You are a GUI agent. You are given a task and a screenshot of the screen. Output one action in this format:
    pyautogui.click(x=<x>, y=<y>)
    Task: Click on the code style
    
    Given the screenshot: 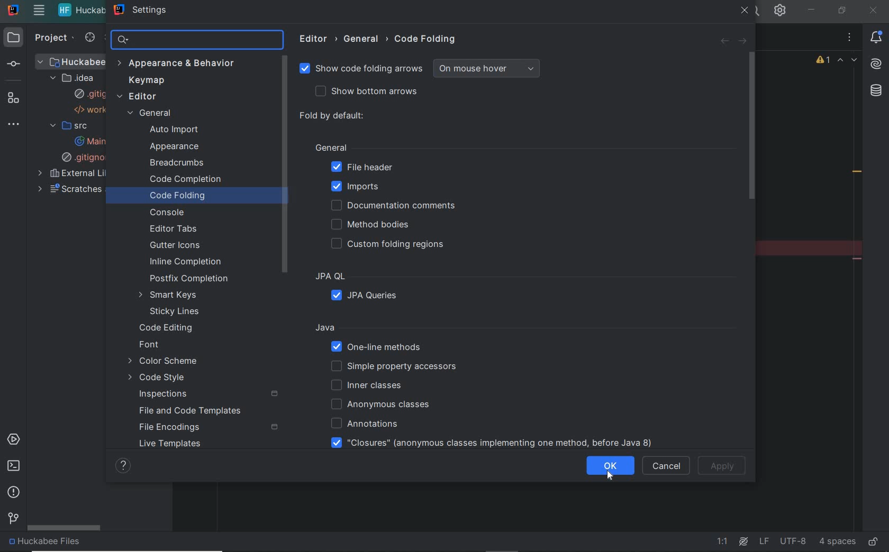 What is the action you would take?
    pyautogui.click(x=158, y=378)
    